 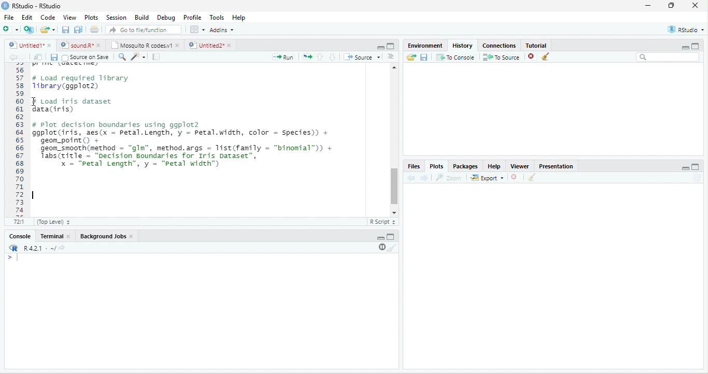 I want to click on forward, so click(x=424, y=178).